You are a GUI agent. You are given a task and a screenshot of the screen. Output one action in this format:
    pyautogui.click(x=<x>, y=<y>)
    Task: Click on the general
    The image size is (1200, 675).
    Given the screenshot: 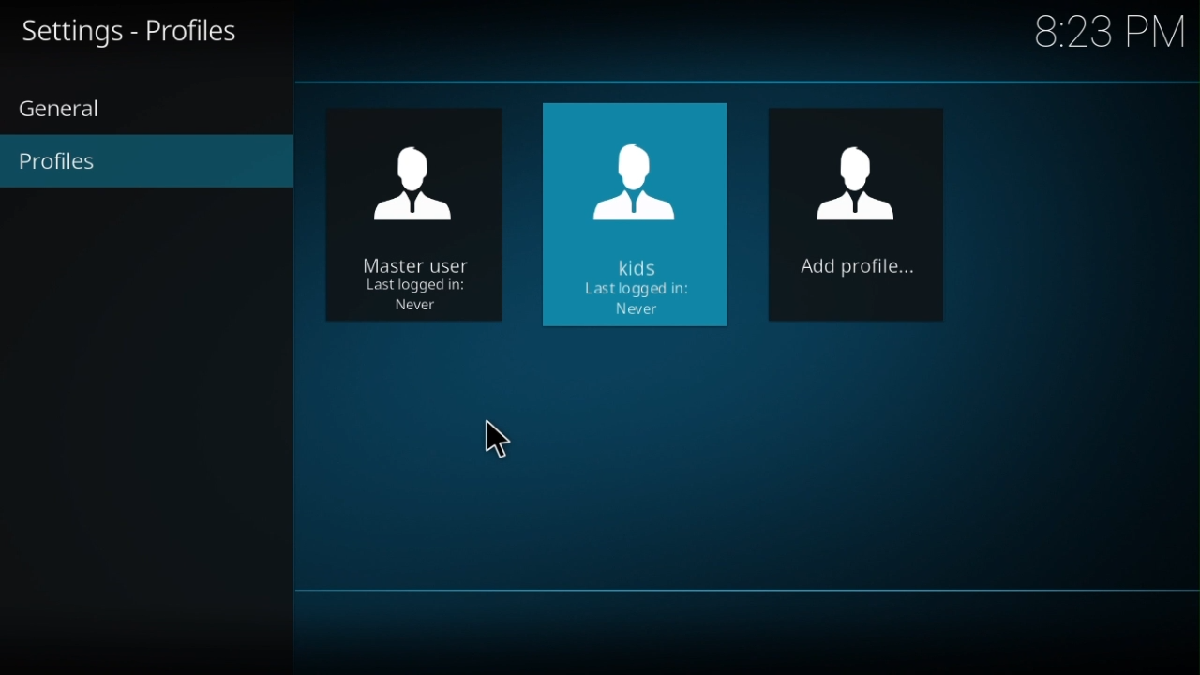 What is the action you would take?
    pyautogui.click(x=60, y=107)
    